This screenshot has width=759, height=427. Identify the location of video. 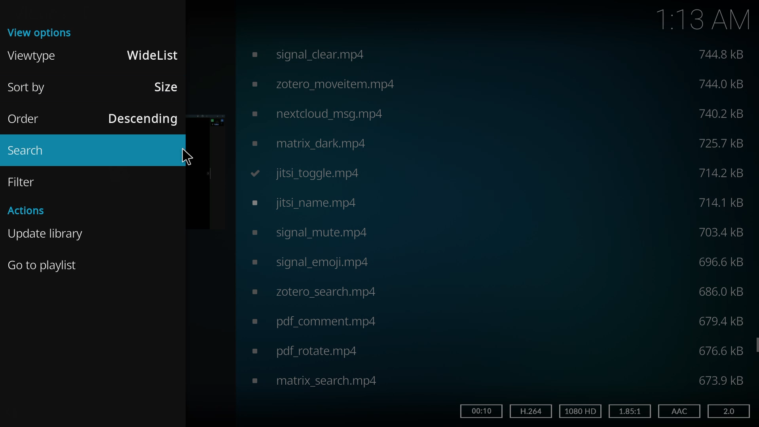
(318, 114).